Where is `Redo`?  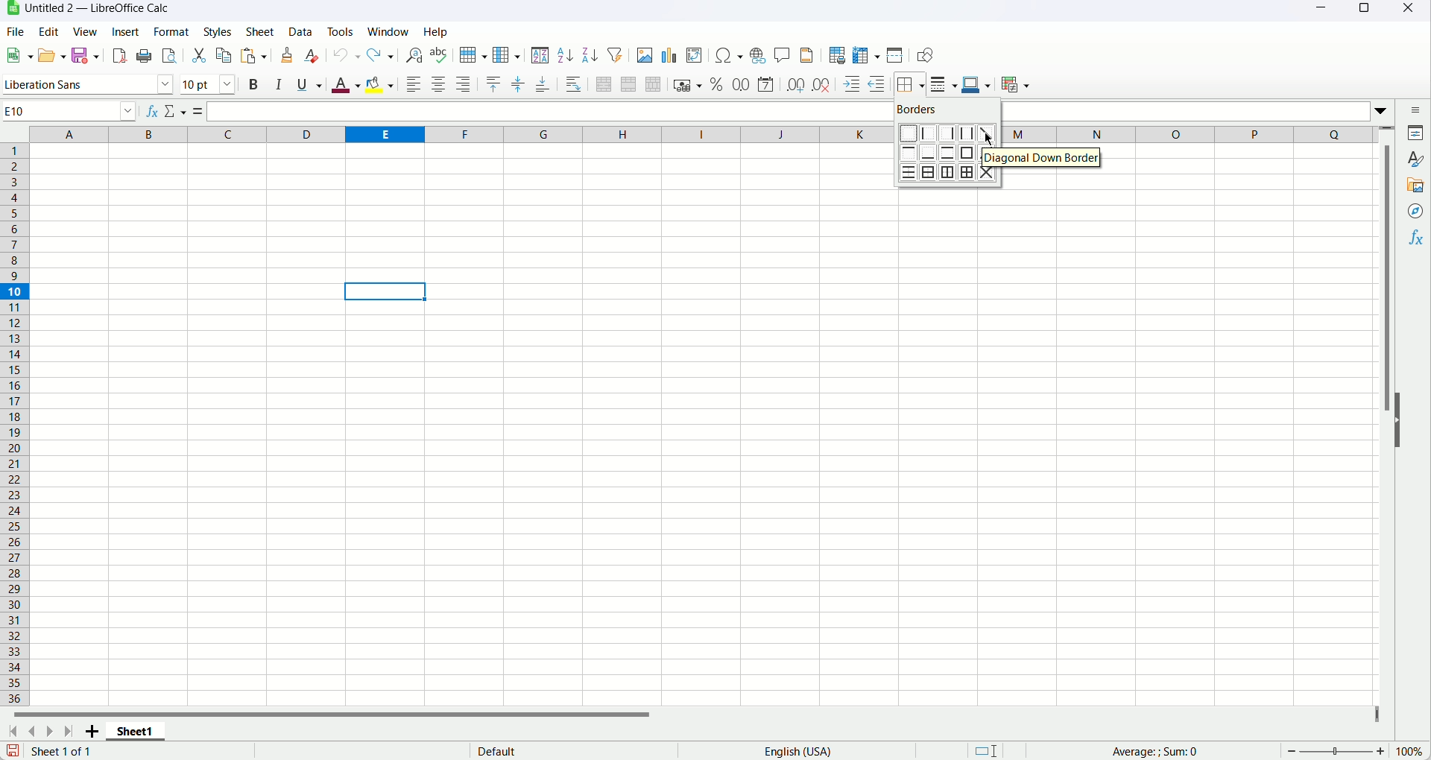 Redo is located at coordinates (382, 55).